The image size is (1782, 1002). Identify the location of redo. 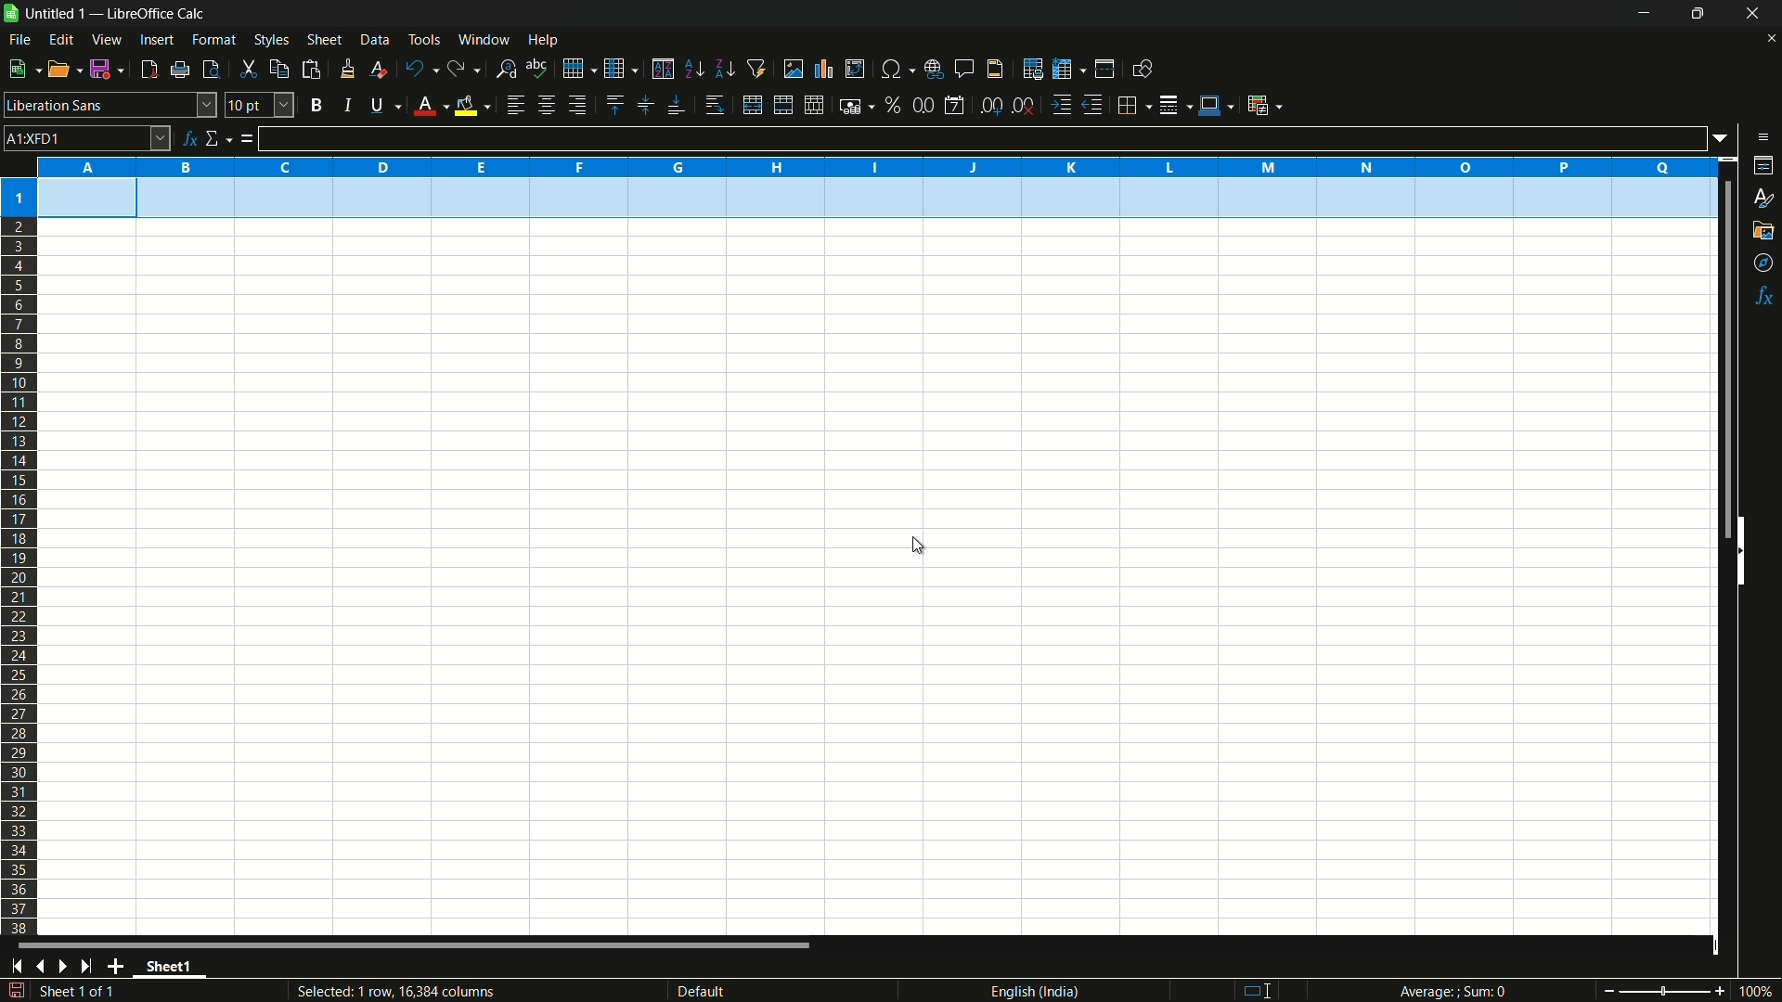
(465, 70).